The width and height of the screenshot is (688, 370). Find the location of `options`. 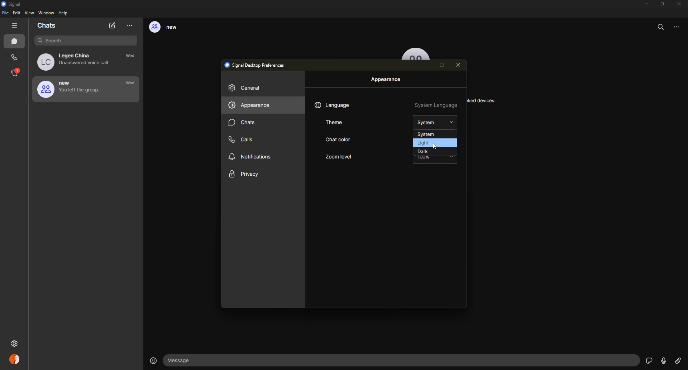

options is located at coordinates (680, 29).